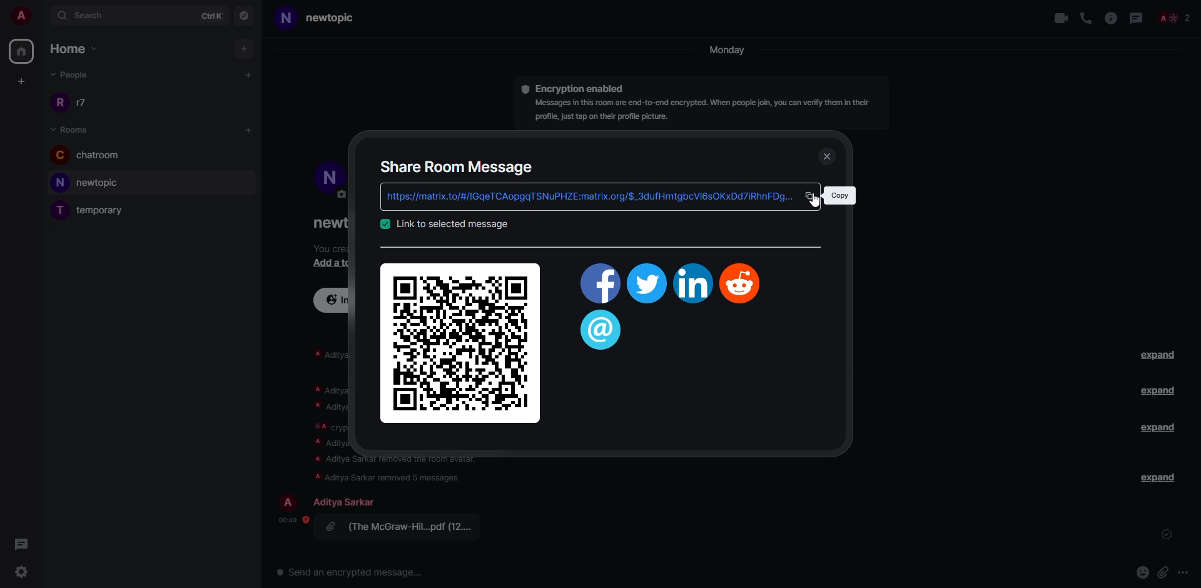  What do you see at coordinates (290, 519) in the screenshot?
I see `time` at bounding box center [290, 519].